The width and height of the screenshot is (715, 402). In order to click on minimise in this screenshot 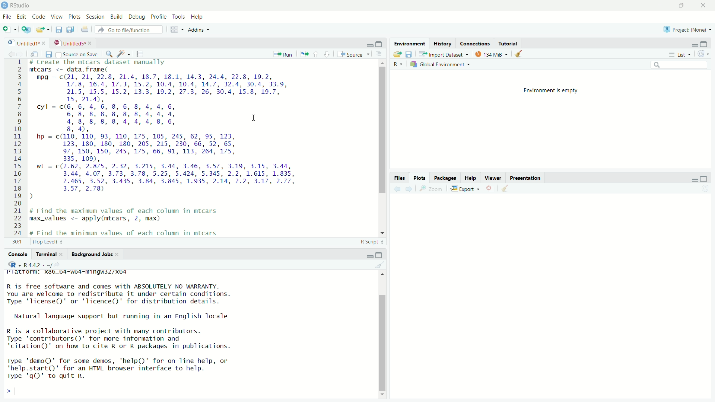, I will do `click(659, 6)`.